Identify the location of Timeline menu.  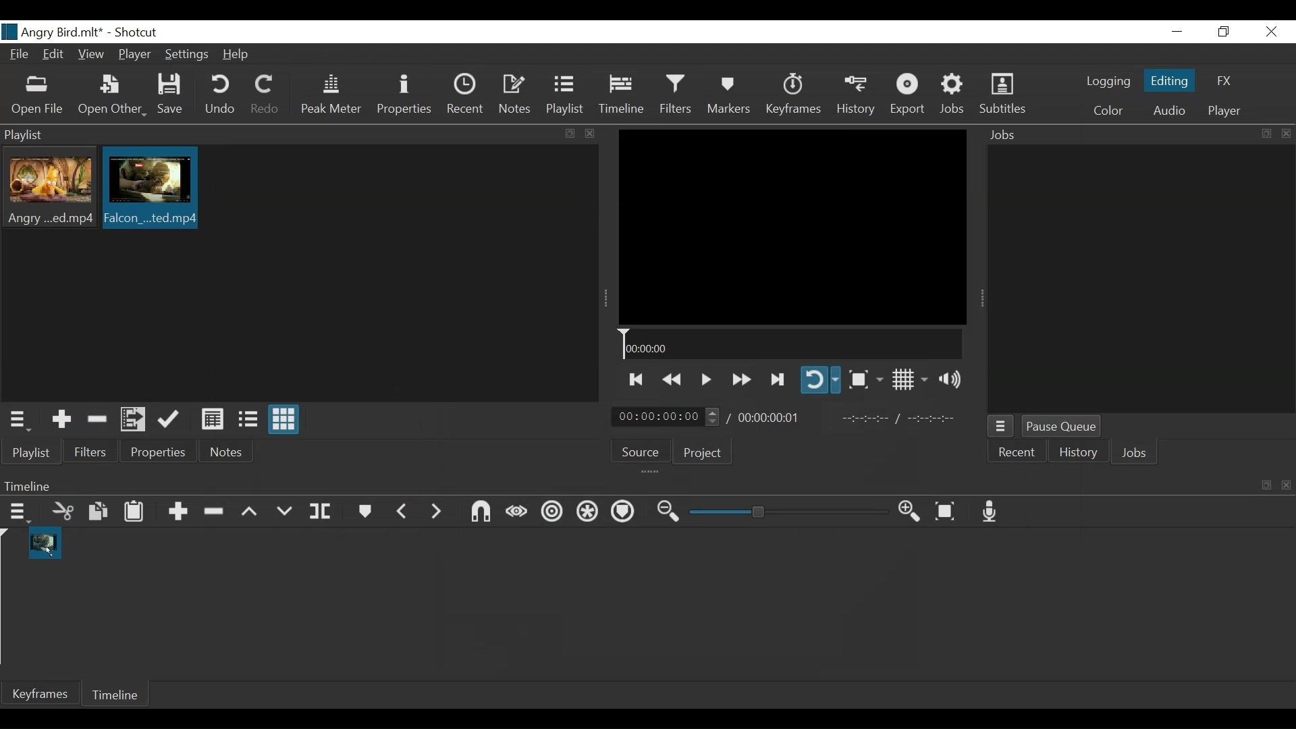
(22, 511).